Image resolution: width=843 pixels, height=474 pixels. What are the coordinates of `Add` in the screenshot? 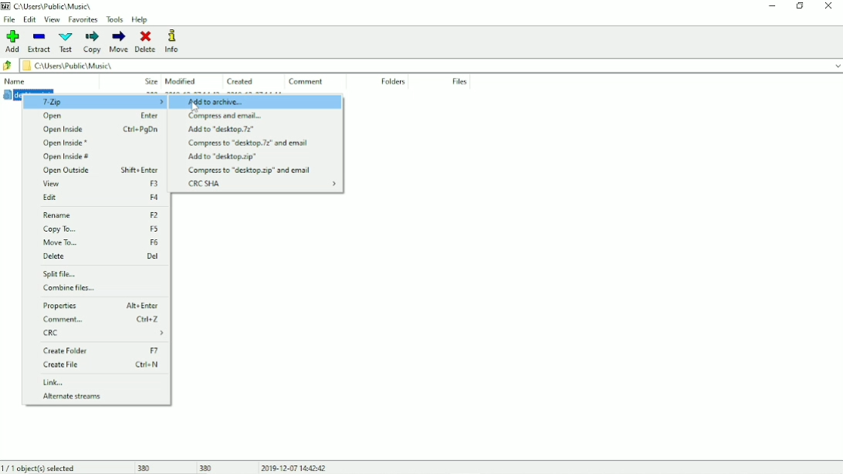 It's located at (11, 42).